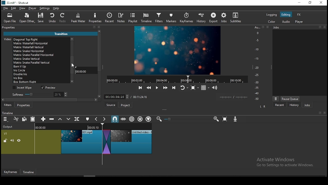 Image resolution: width=328 pixels, height=185 pixels. I want to click on audio, so click(286, 22).